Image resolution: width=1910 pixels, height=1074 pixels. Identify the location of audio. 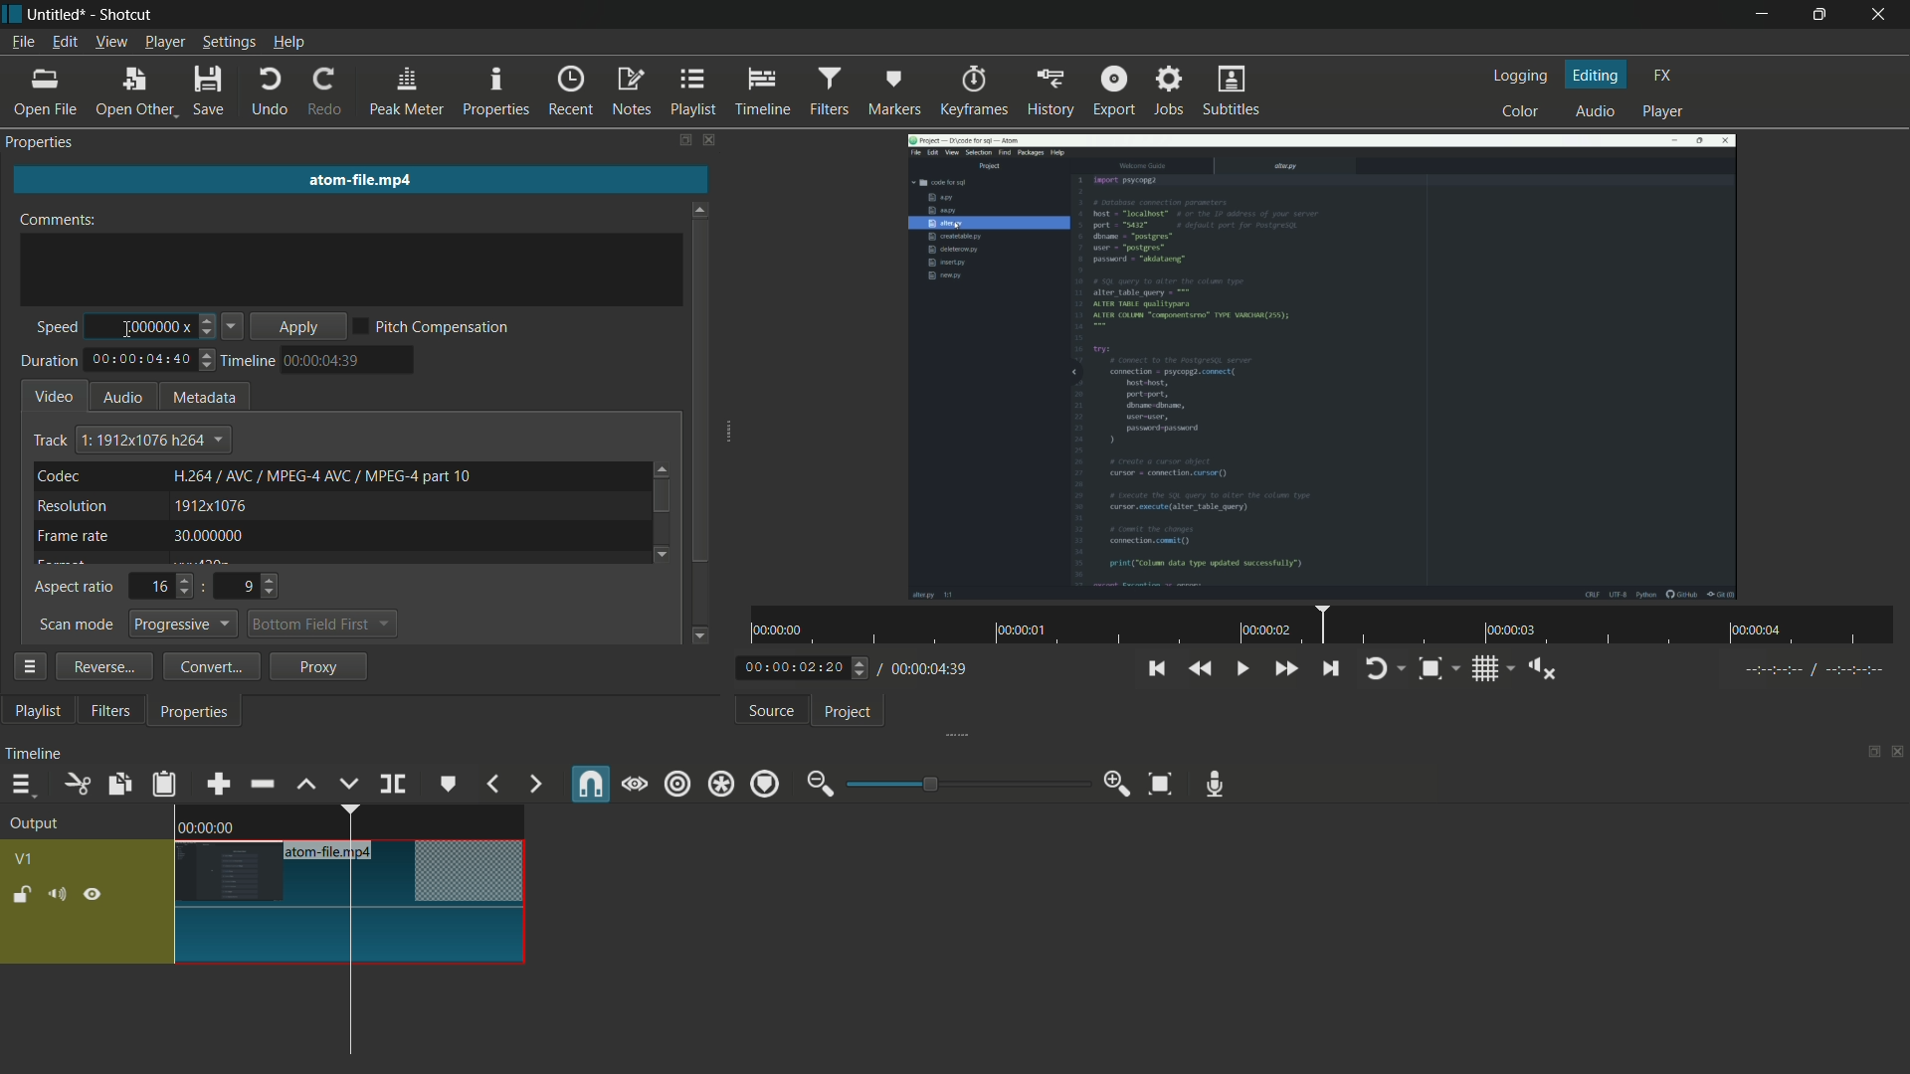
(122, 398).